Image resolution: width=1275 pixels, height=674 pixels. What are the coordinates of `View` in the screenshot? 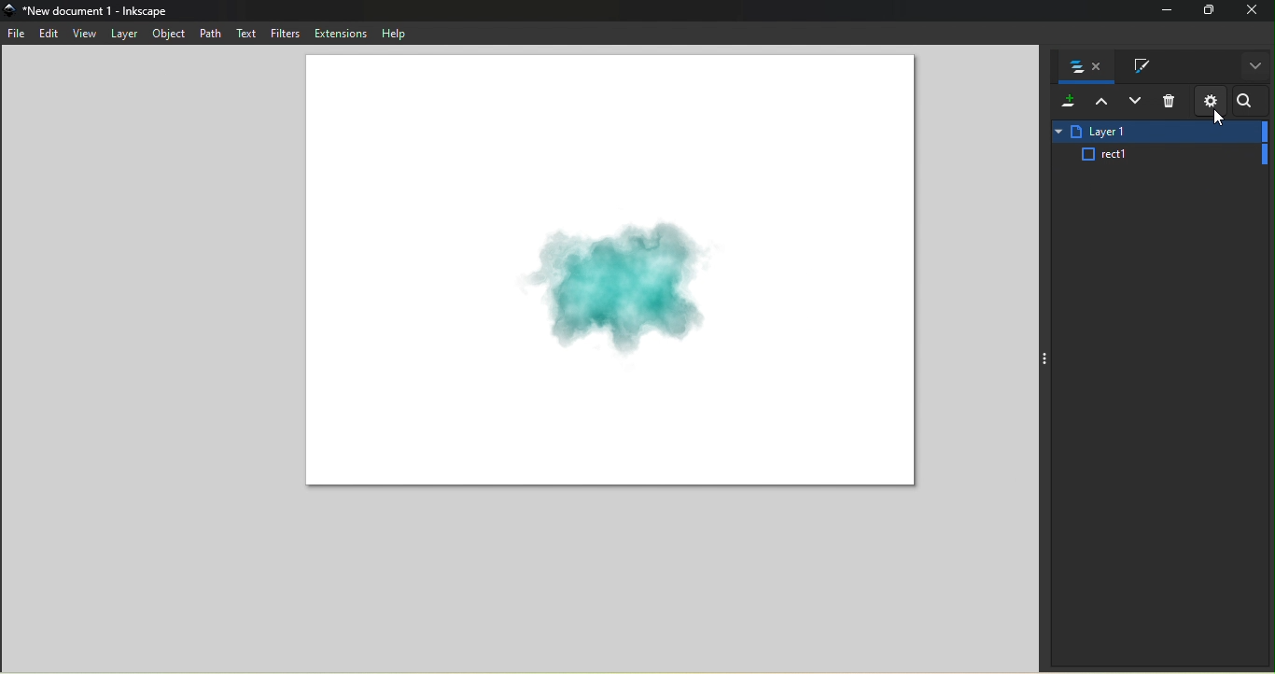 It's located at (84, 33).